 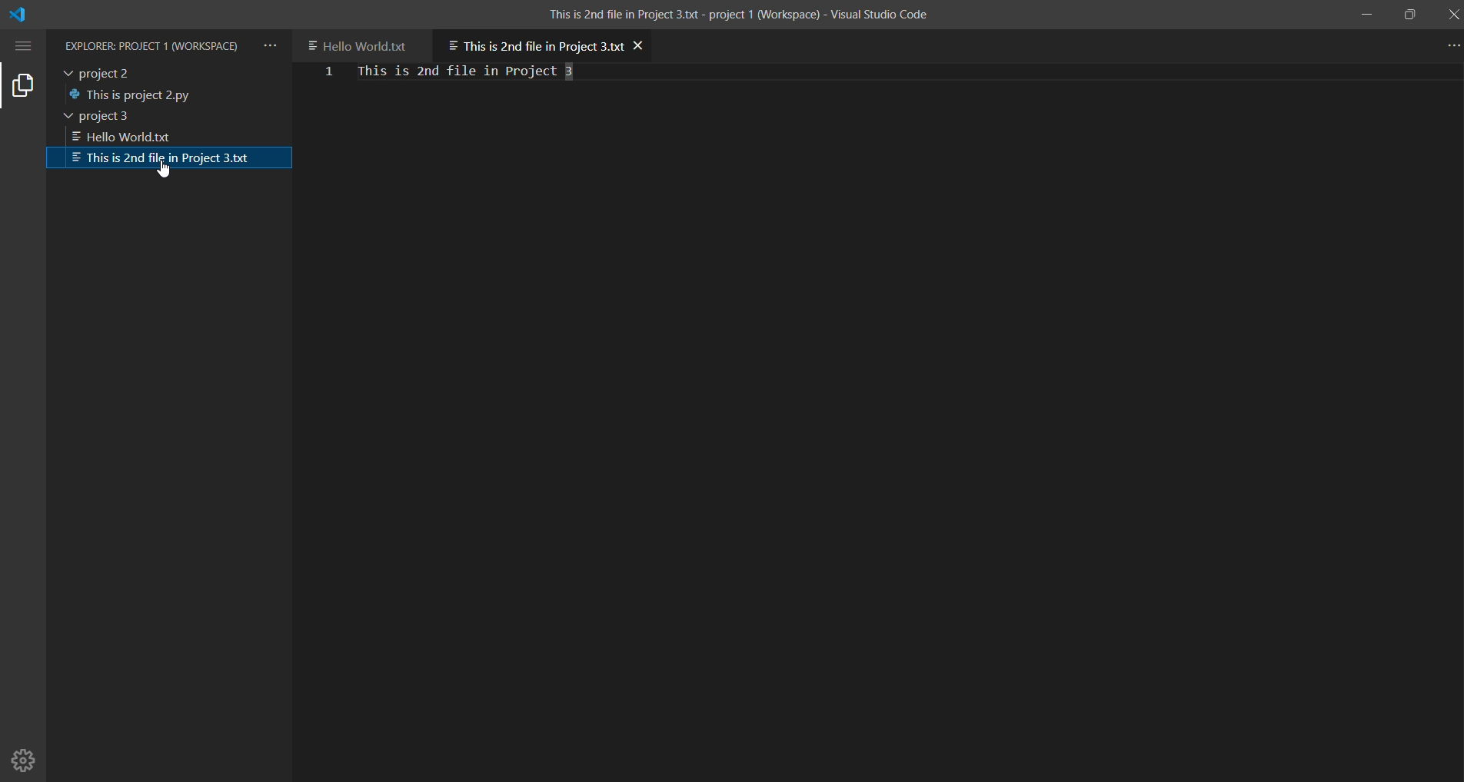 What do you see at coordinates (329, 74) in the screenshot?
I see `first line` at bounding box center [329, 74].